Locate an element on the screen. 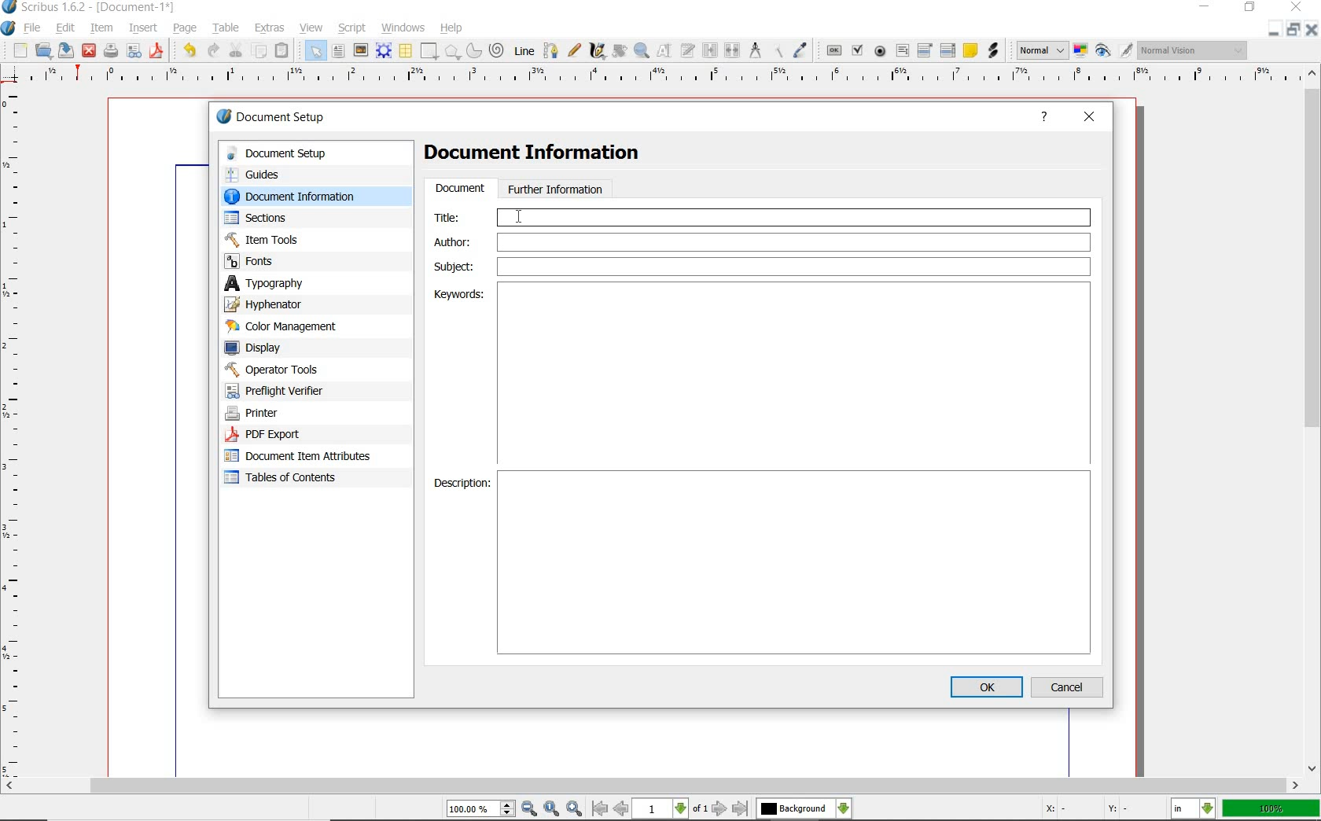 The height and width of the screenshot is (821, 1321). redo is located at coordinates (215, 51).